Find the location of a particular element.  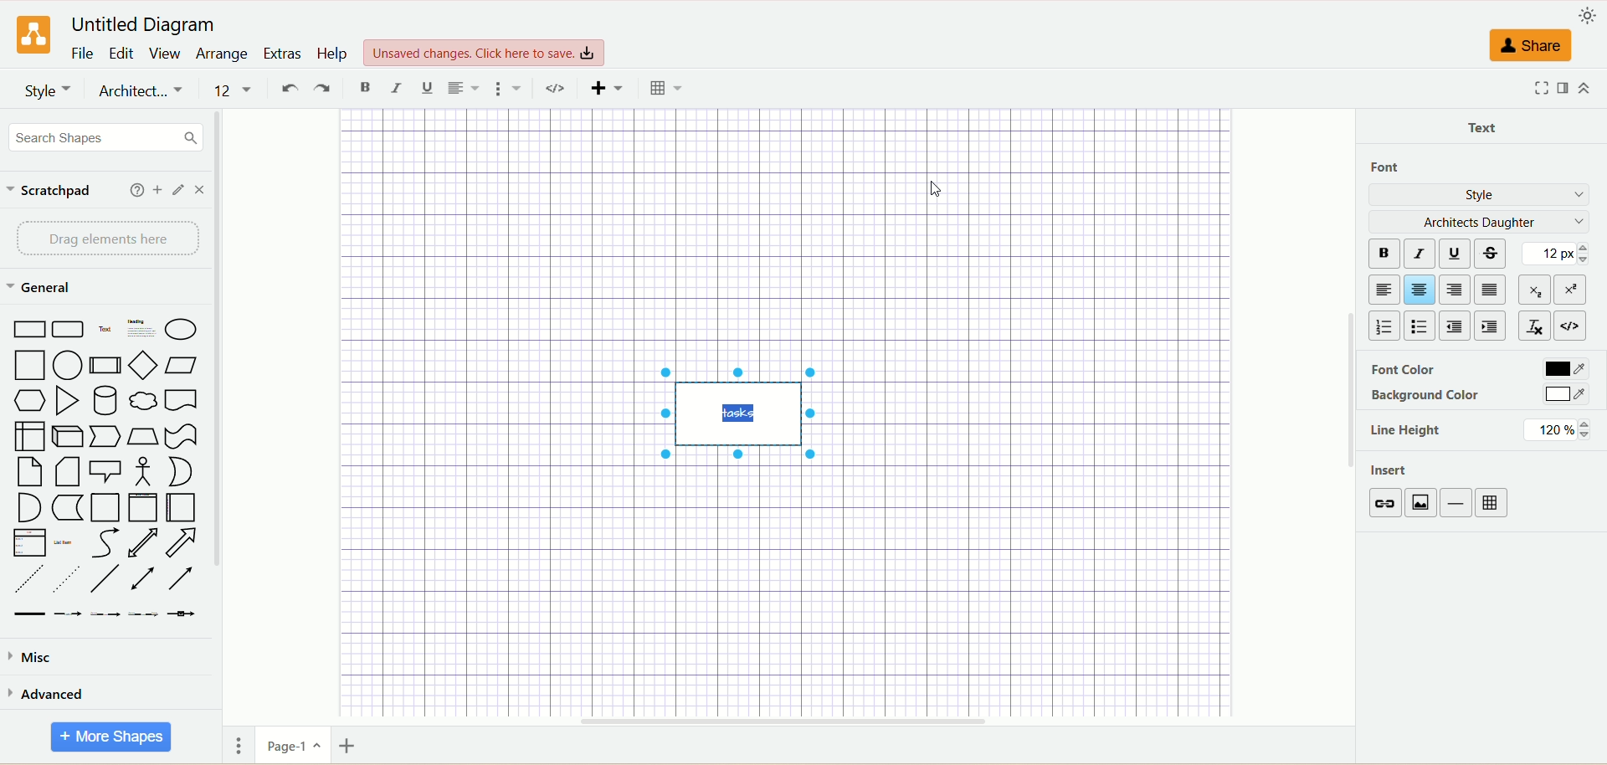

color is located at coordinates (1566, 394).